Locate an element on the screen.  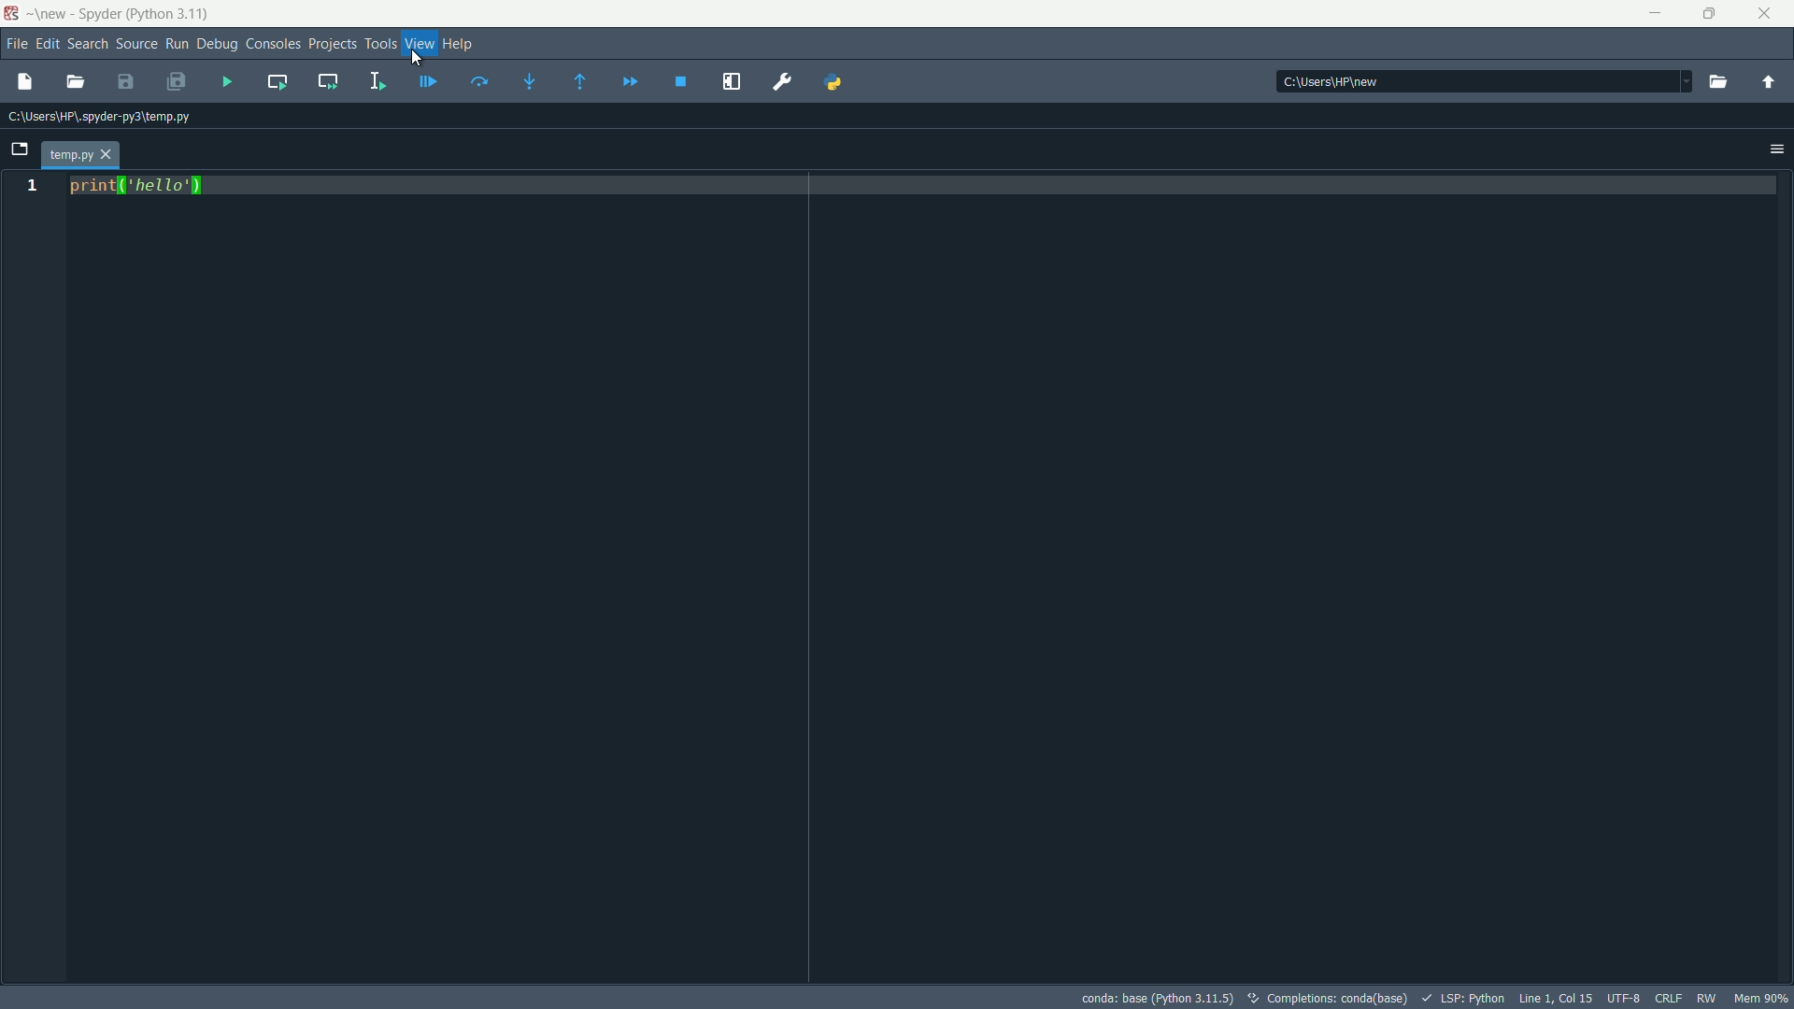
python path manager is located at coordinates (834, 83).